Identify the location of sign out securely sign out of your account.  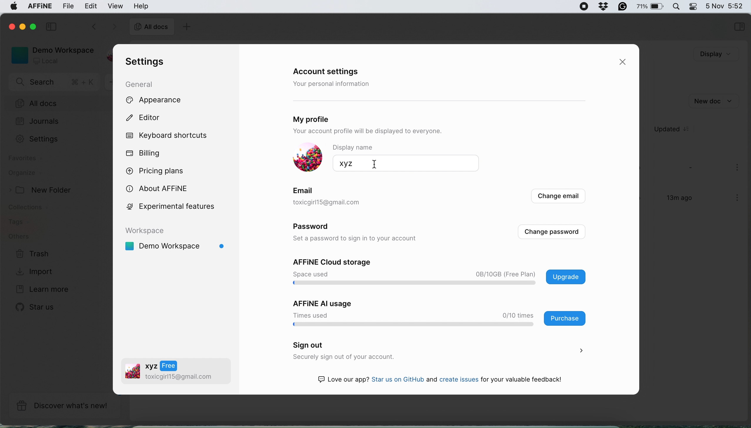
(436, 351).